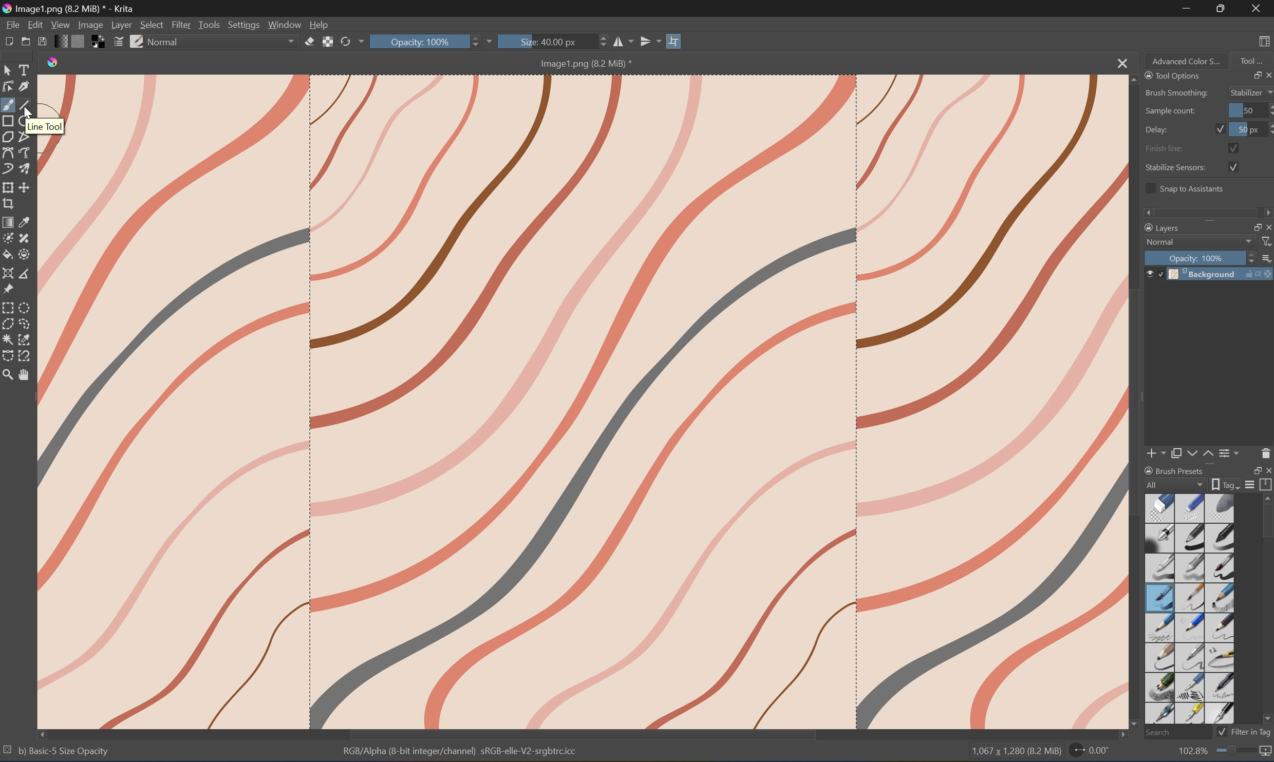  What do you see at coordinates (1148, 271) in the screenshot?
I see `Visibility` at bounding box center [1148, 271].